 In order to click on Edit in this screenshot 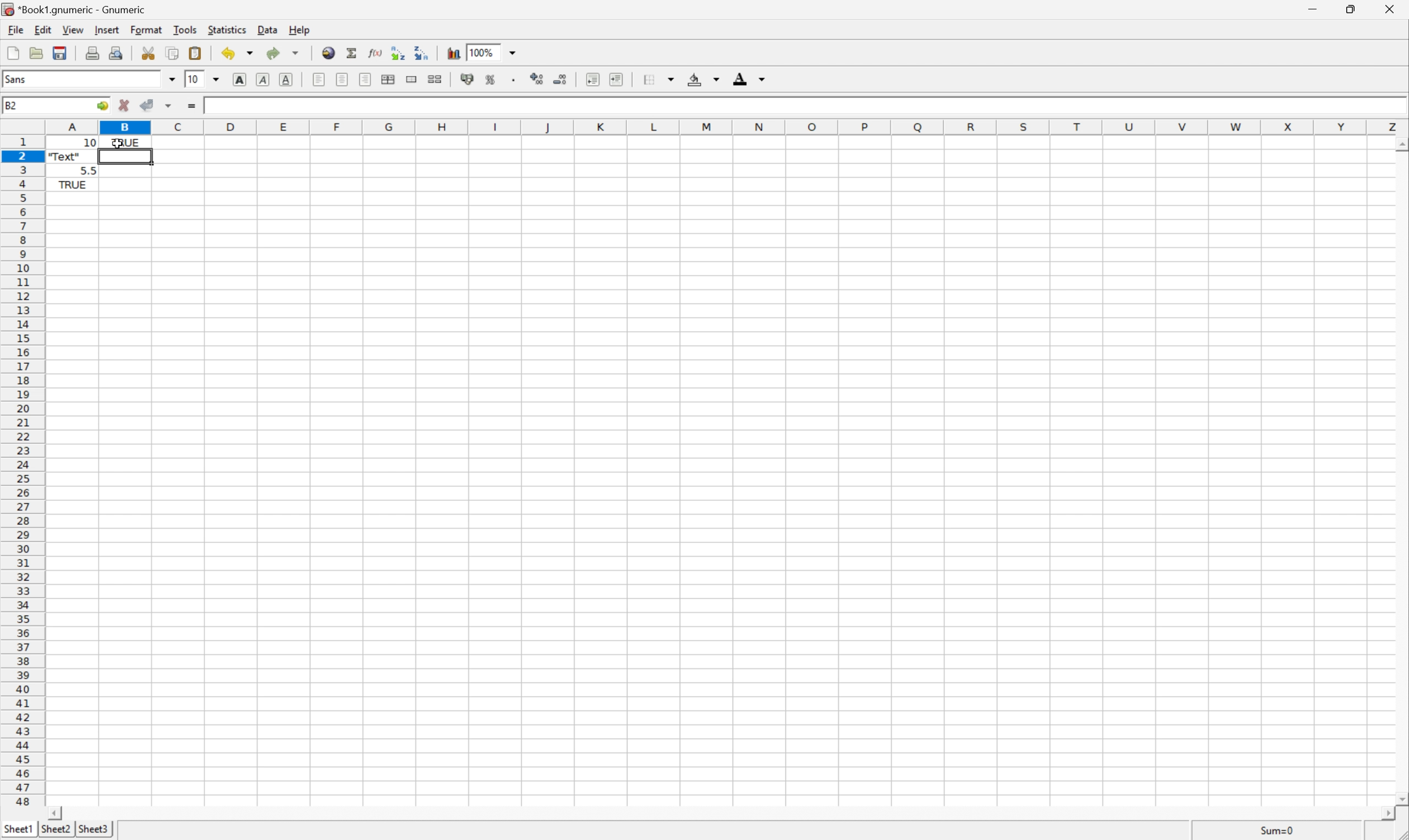, I will do `click(42, 29)`.